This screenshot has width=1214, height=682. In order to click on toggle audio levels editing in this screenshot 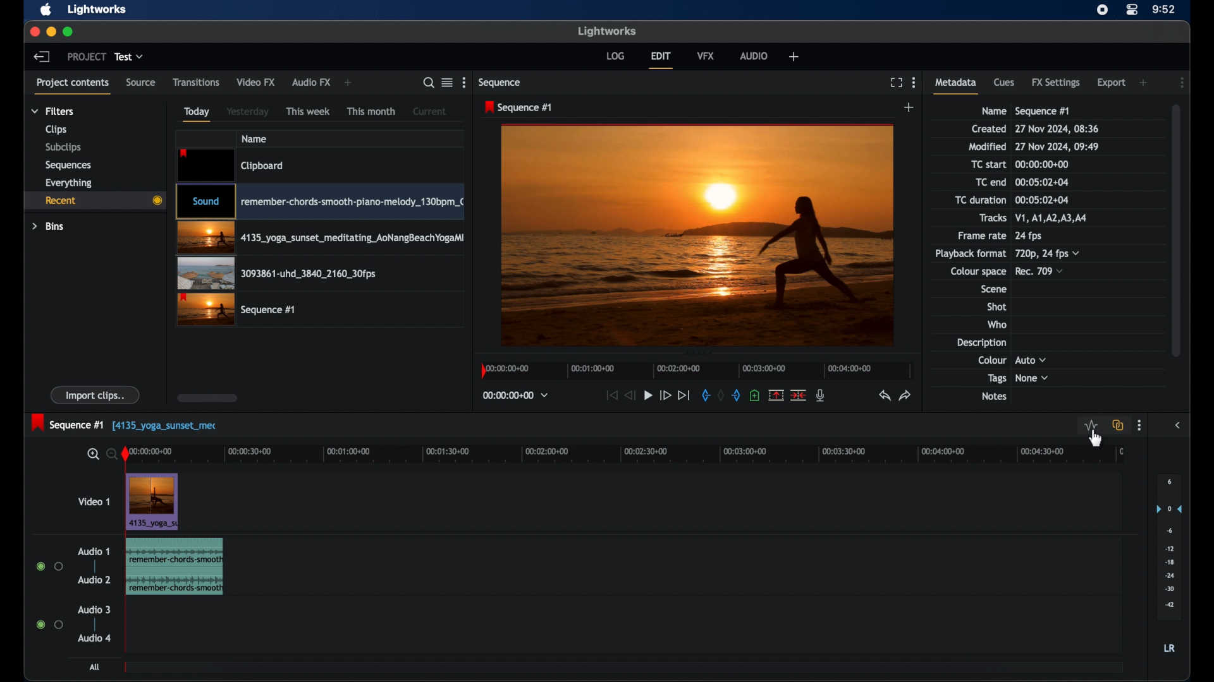, I will do `click(1091, 426)`.